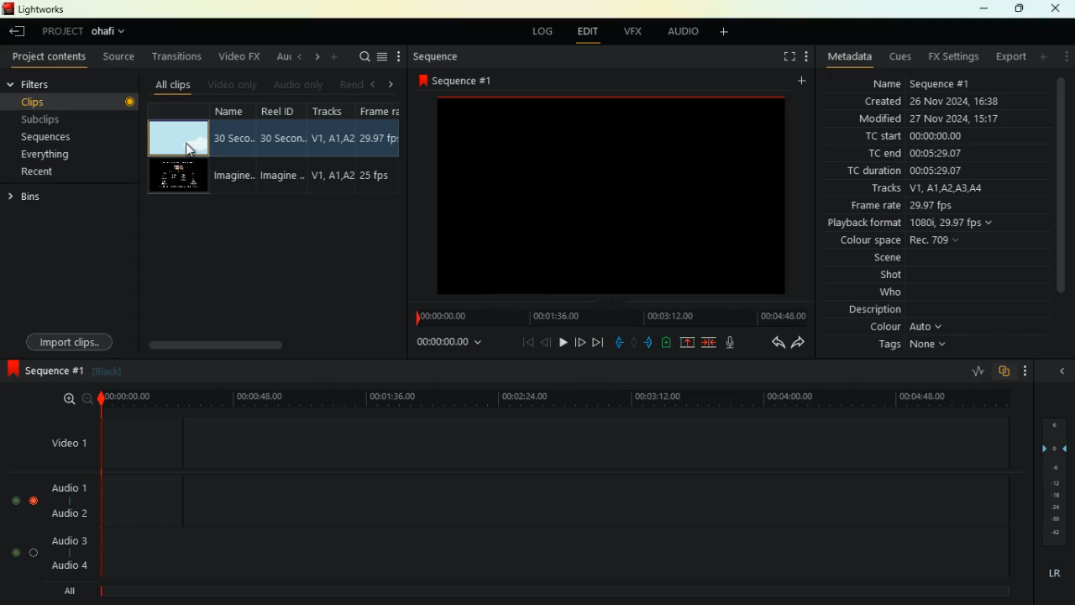 This screenshot has height=605, width=1075. I want to click on fullscreen, so click(781, 56).